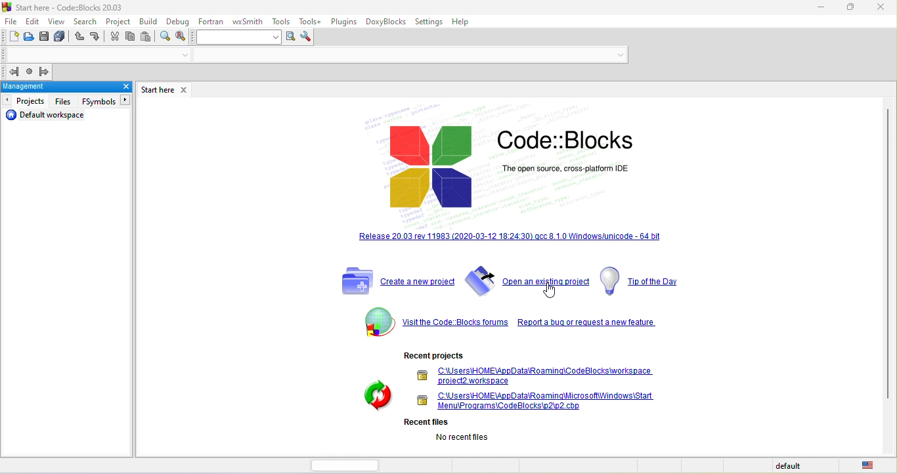 The width and height of the screenshot is (897, 474). Describe the element at coordinates (64, 7) in the screenshot. I see `title` at that location.